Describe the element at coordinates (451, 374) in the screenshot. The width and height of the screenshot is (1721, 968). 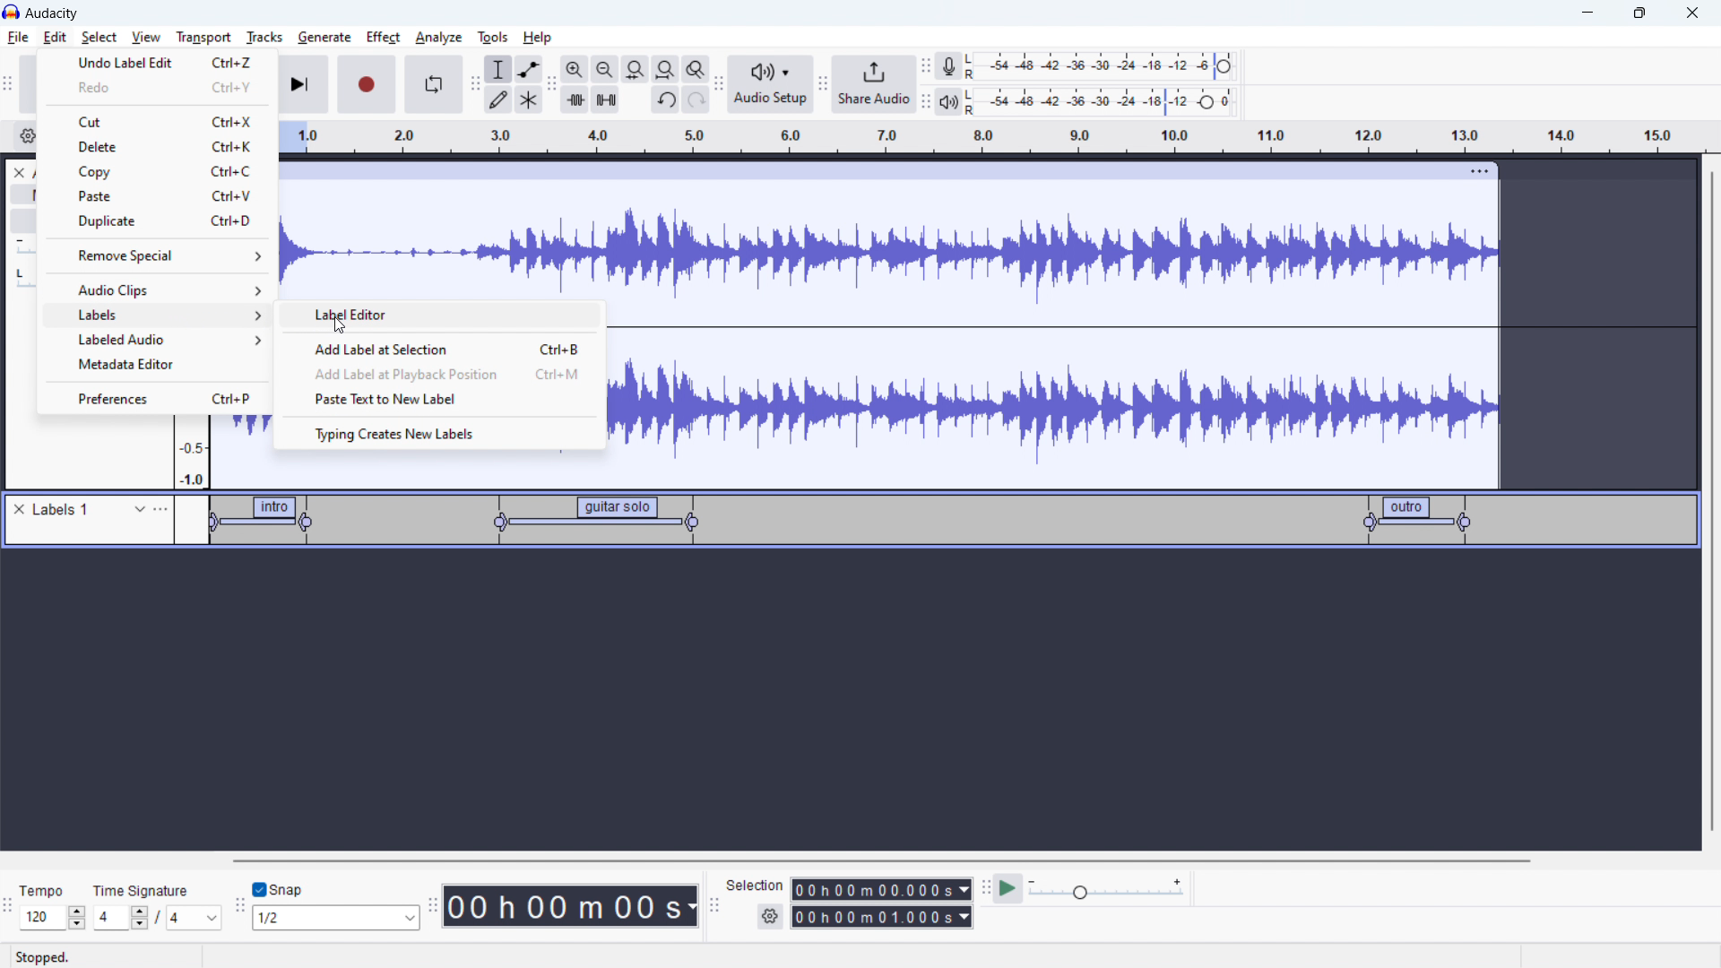
I see `‘Add Label at Playback Position Ctrl+M` at that location.